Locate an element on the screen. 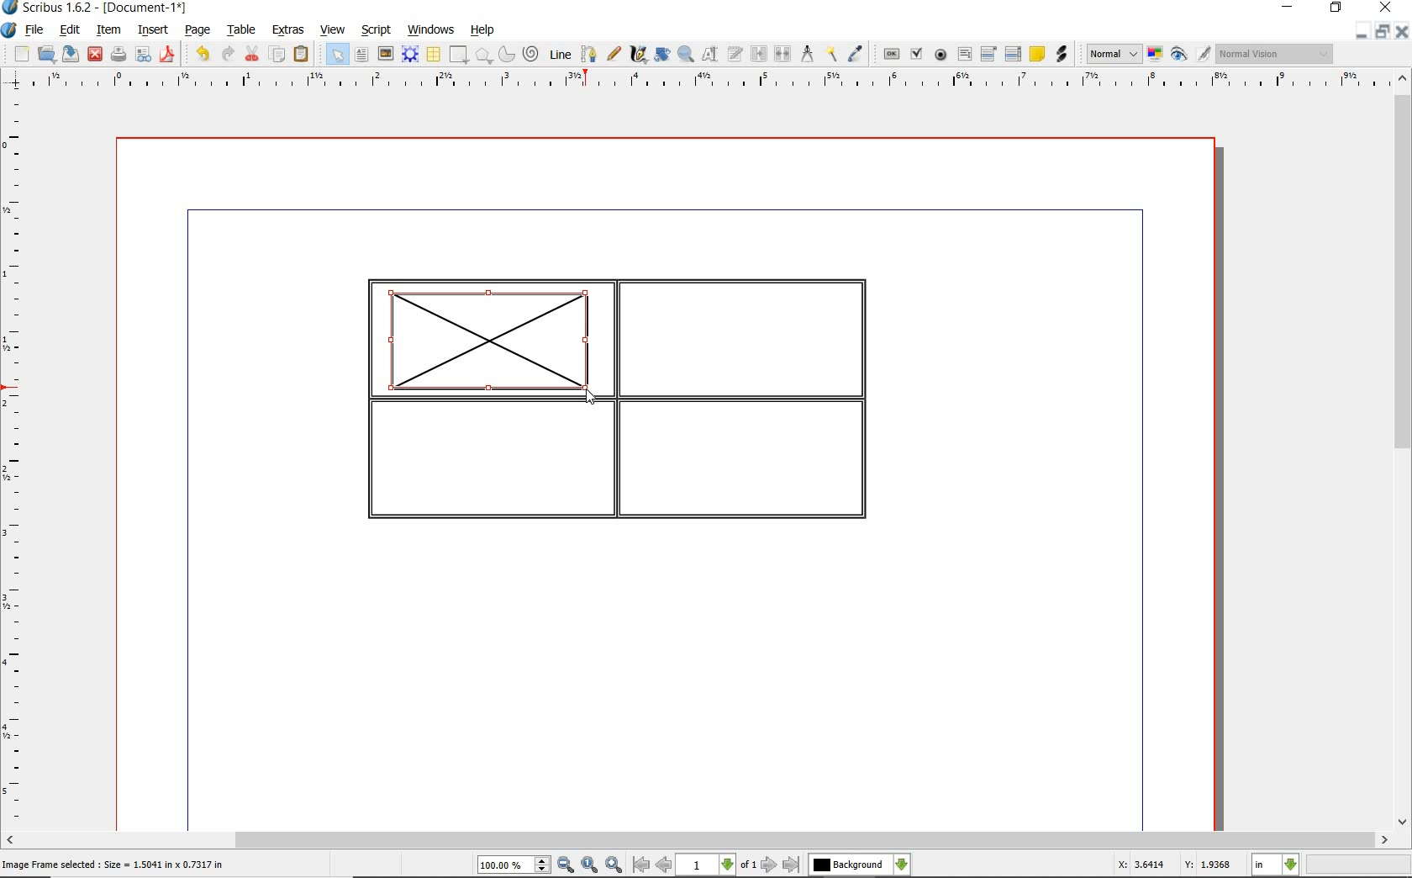  extras is located at coordinates (288, 30).